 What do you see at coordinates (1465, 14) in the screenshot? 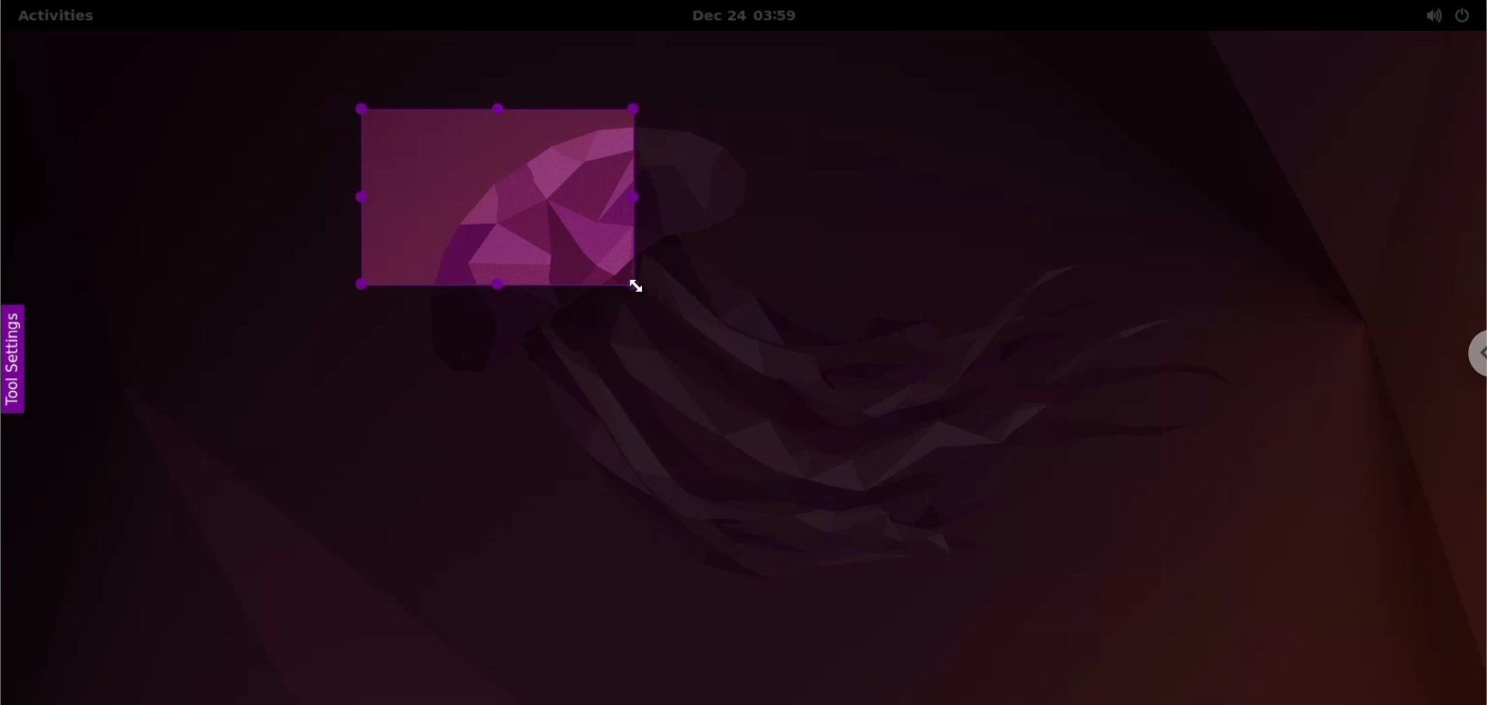
I see `power options ` at bounding box center [1465, 14].